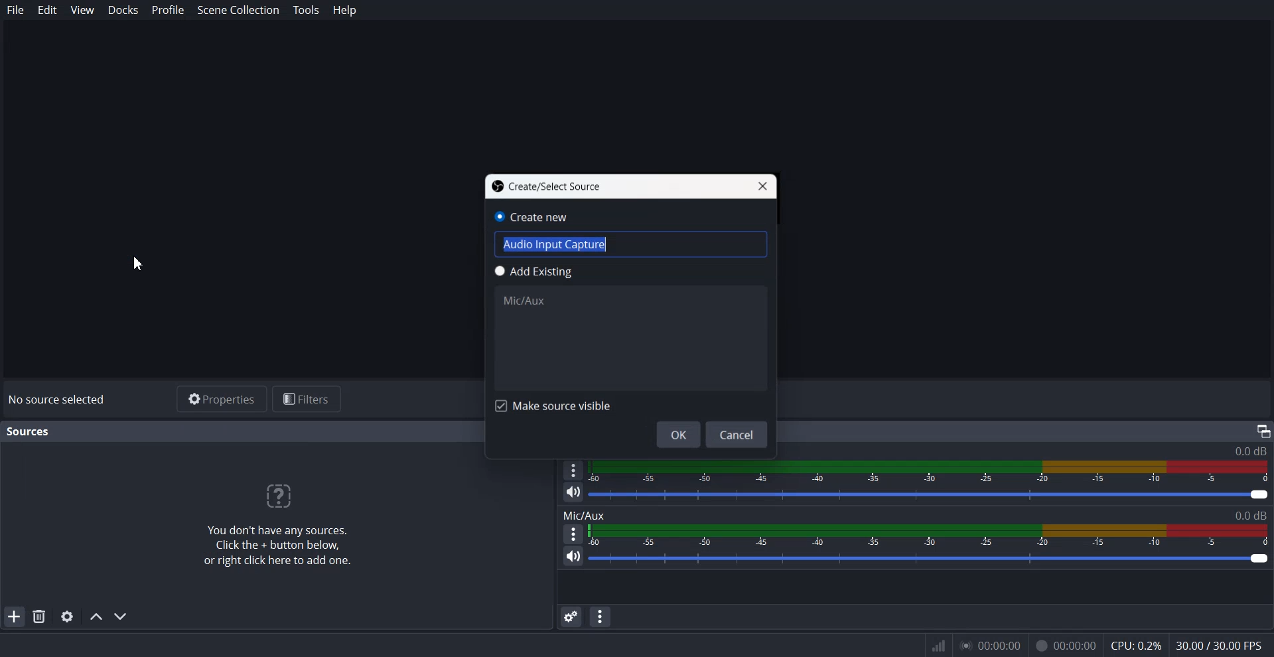 Image resolution: width=1274 pixels, height=657 pixels. Describe the element at coordinates (930, 558) in the screenshot. I see `Volume level adjuster` at that location.